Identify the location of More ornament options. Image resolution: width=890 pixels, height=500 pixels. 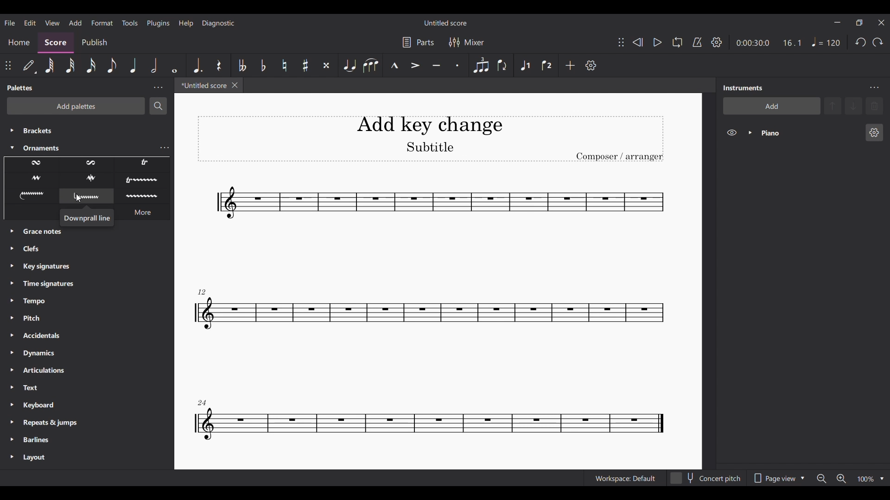
(142, 212).